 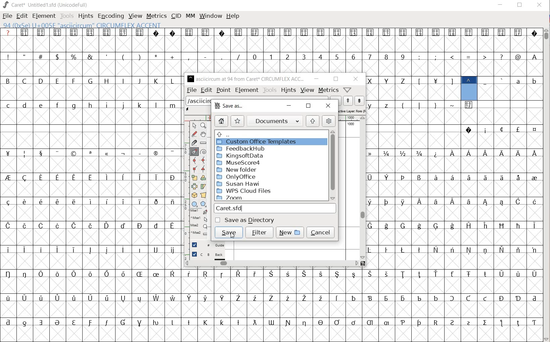 What do you see at coordinates (206, 90) in the screenshot?
I see `edit` at bounding box center [206, 90].